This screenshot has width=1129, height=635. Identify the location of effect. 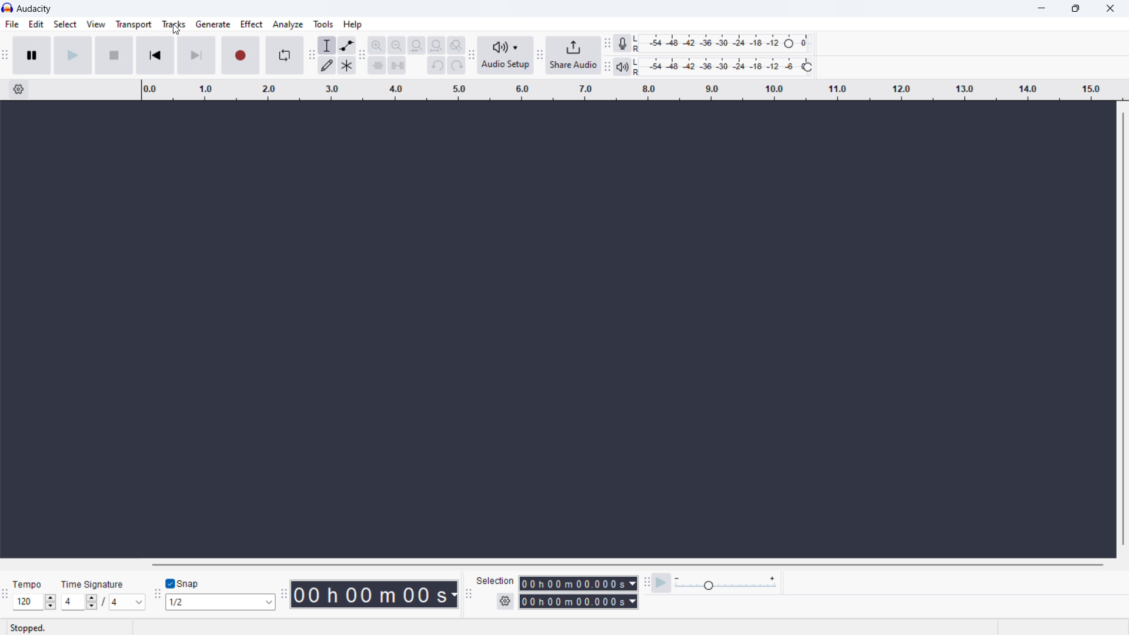
(251, 24).